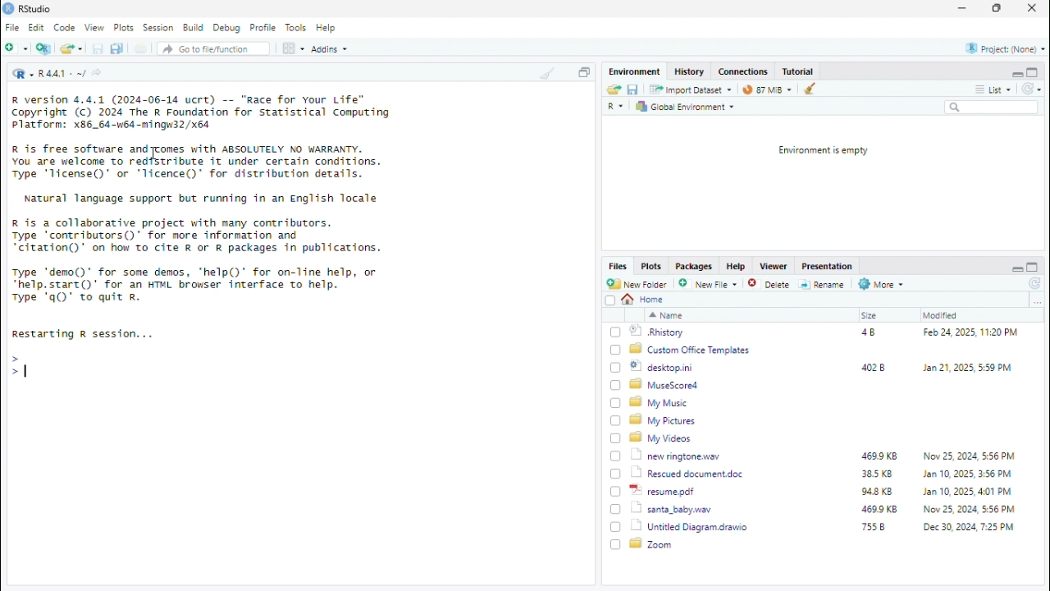 The width and height of the screenshot is (1050, 591). Describe the element at coordinates (13, 371) in the screenshot. I see `arrow` at that location.